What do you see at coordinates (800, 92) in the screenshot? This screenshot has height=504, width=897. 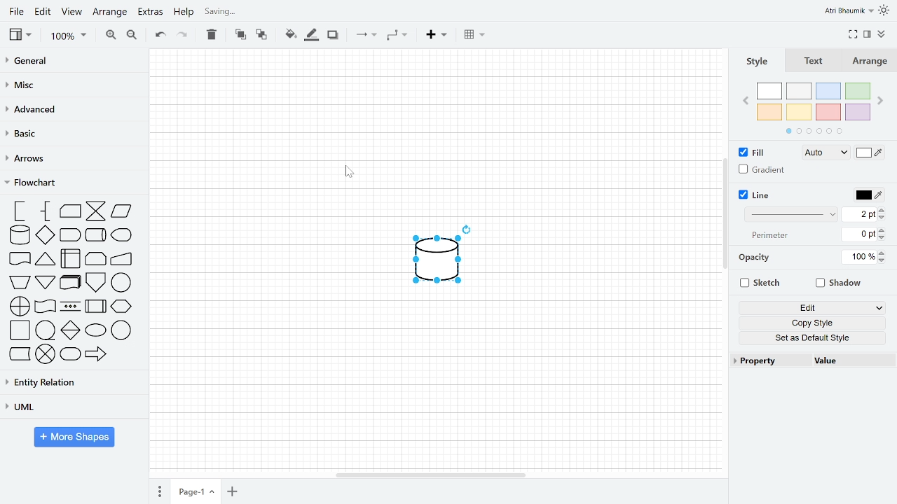 I see `ash` at bounding box center [800, 92].